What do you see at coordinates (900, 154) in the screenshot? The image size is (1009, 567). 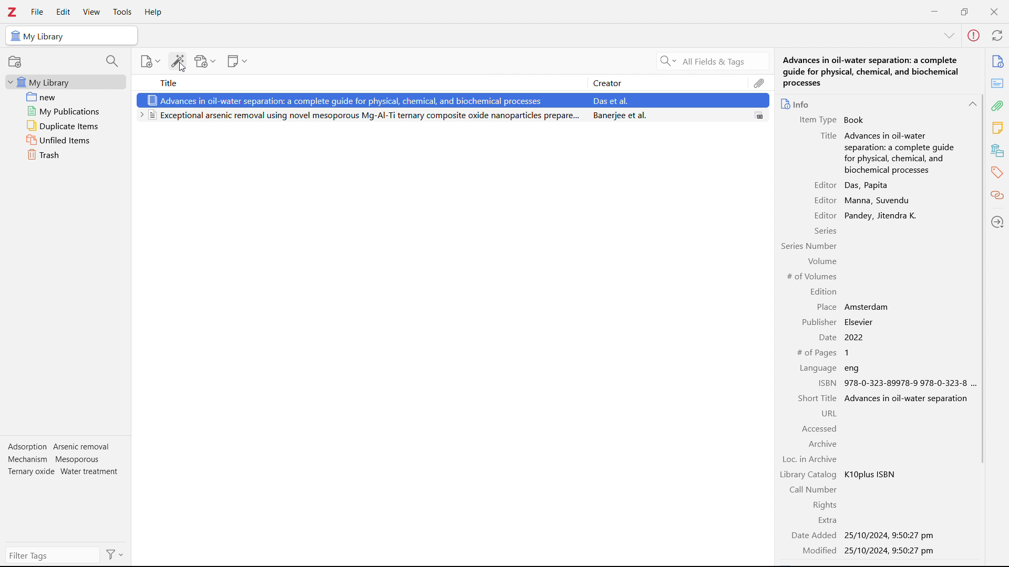 I see `Advances in oil water separations: a complete guide for physical chemical and biochemical processes` at bounding box center [900, 154].